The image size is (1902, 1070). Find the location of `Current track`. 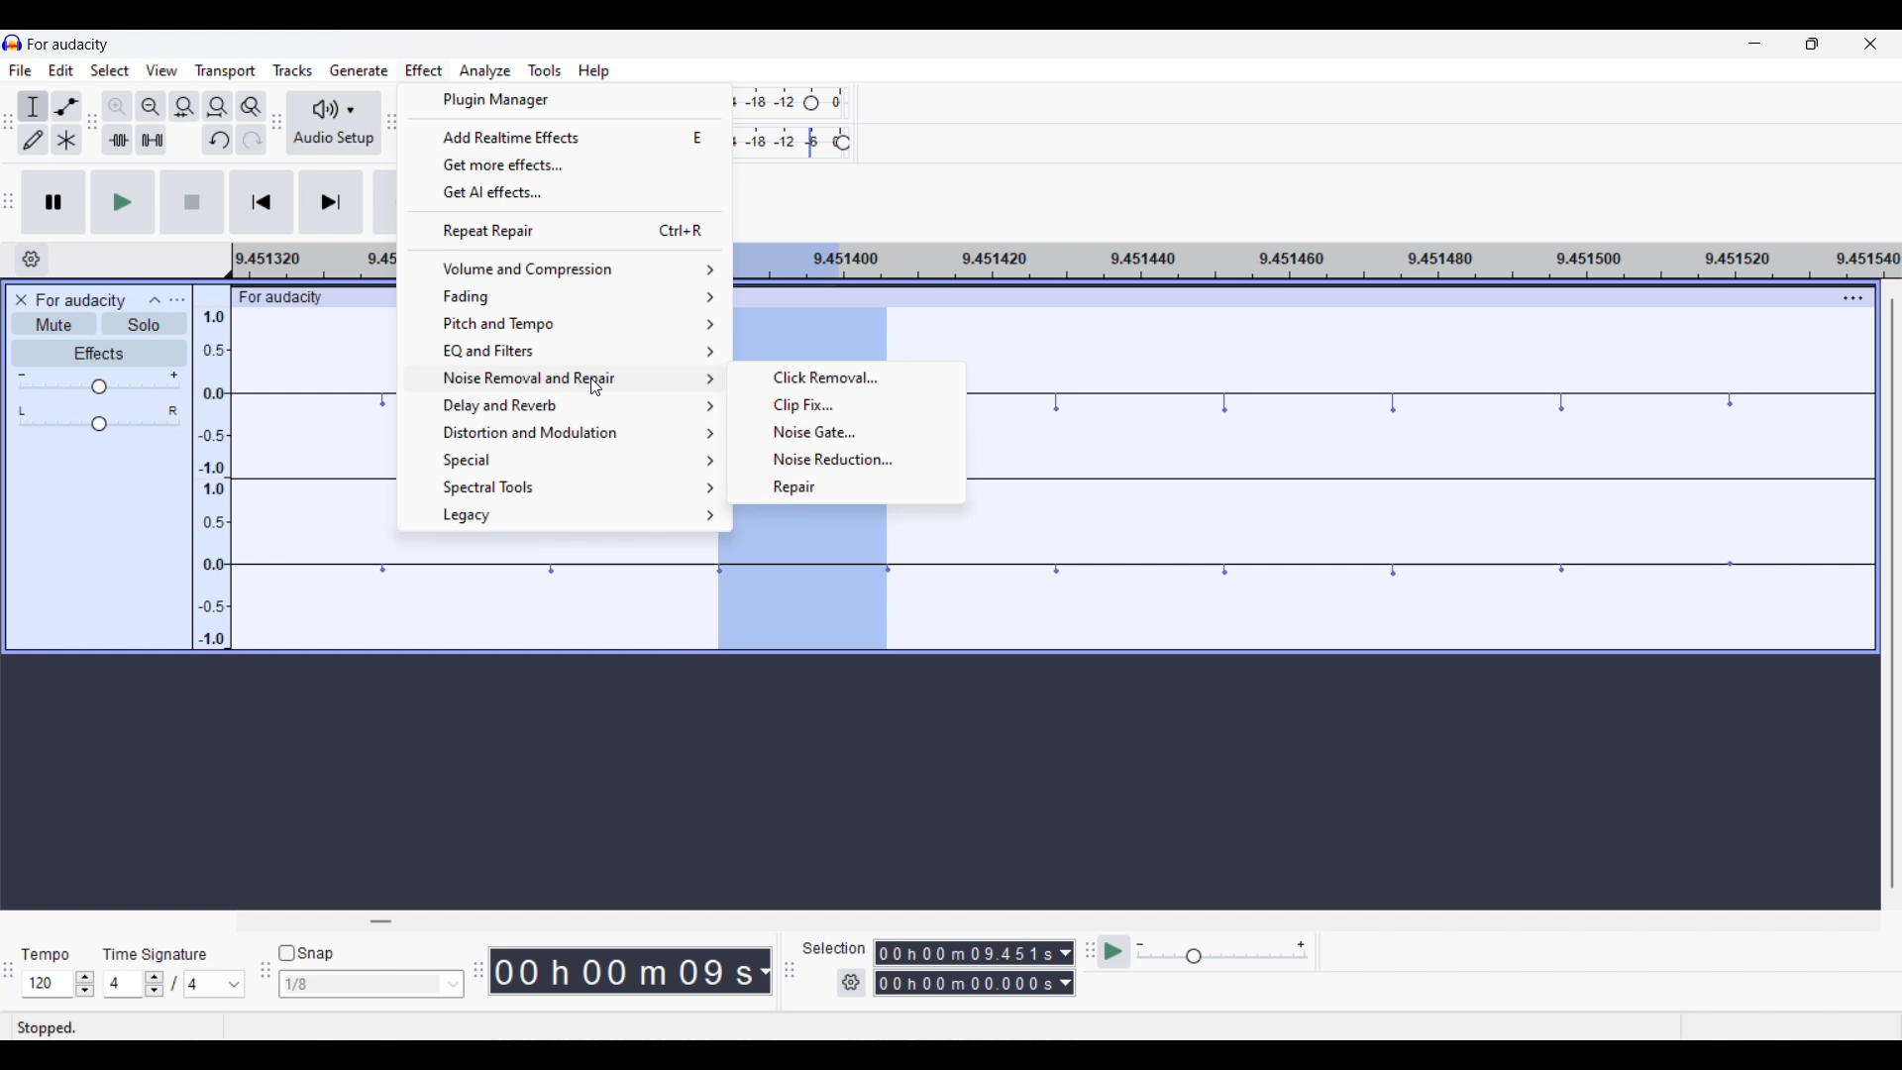

Current track is located at coordinates (315, 479).